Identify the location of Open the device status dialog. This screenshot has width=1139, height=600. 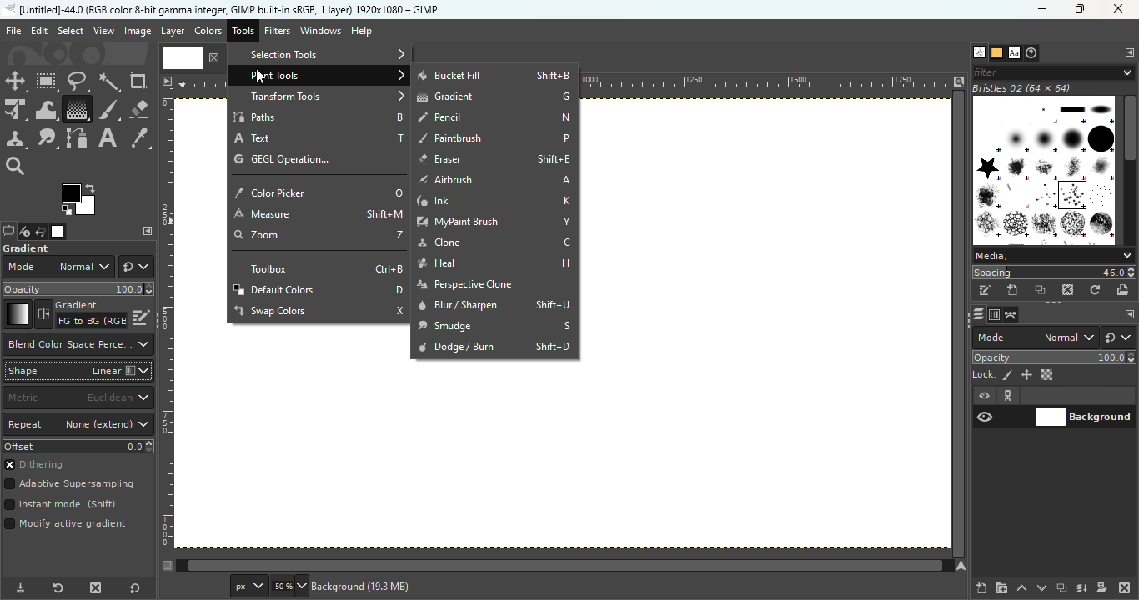
(23, 232).